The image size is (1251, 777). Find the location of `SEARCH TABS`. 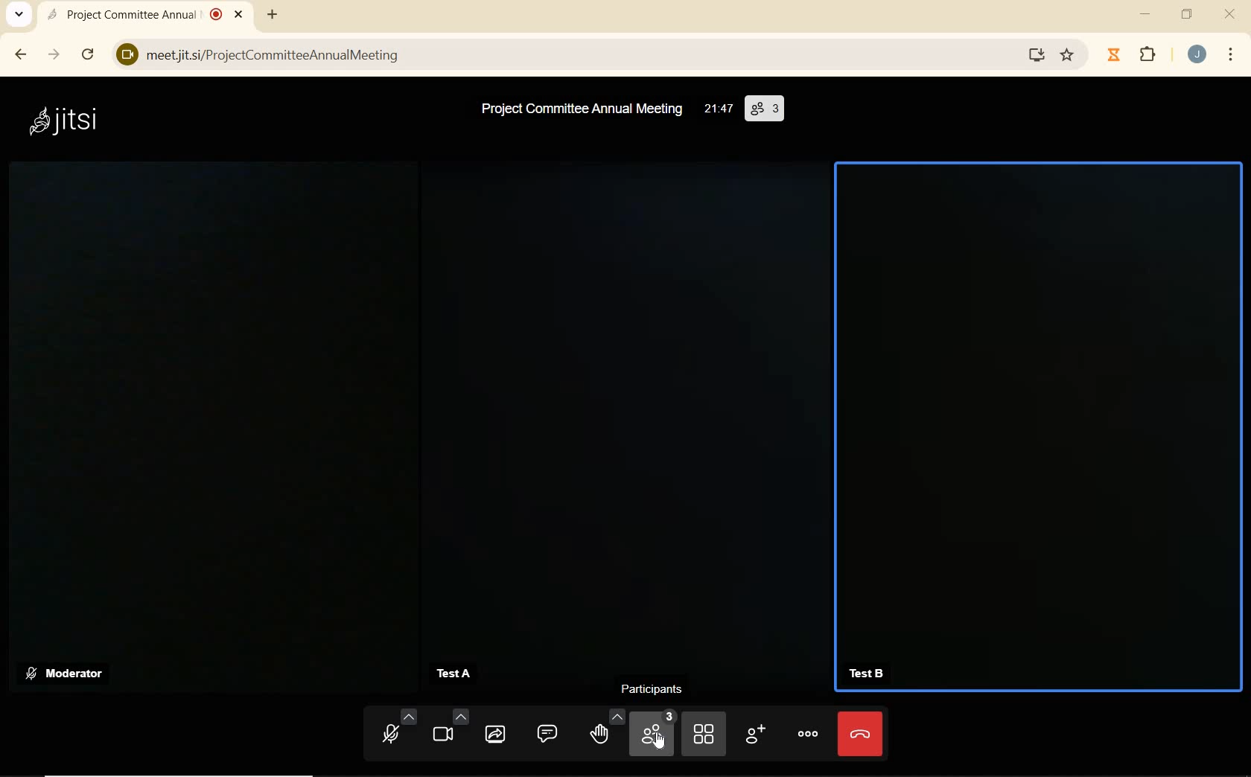

SEARCH TABS is located at coordinates (19, 17).